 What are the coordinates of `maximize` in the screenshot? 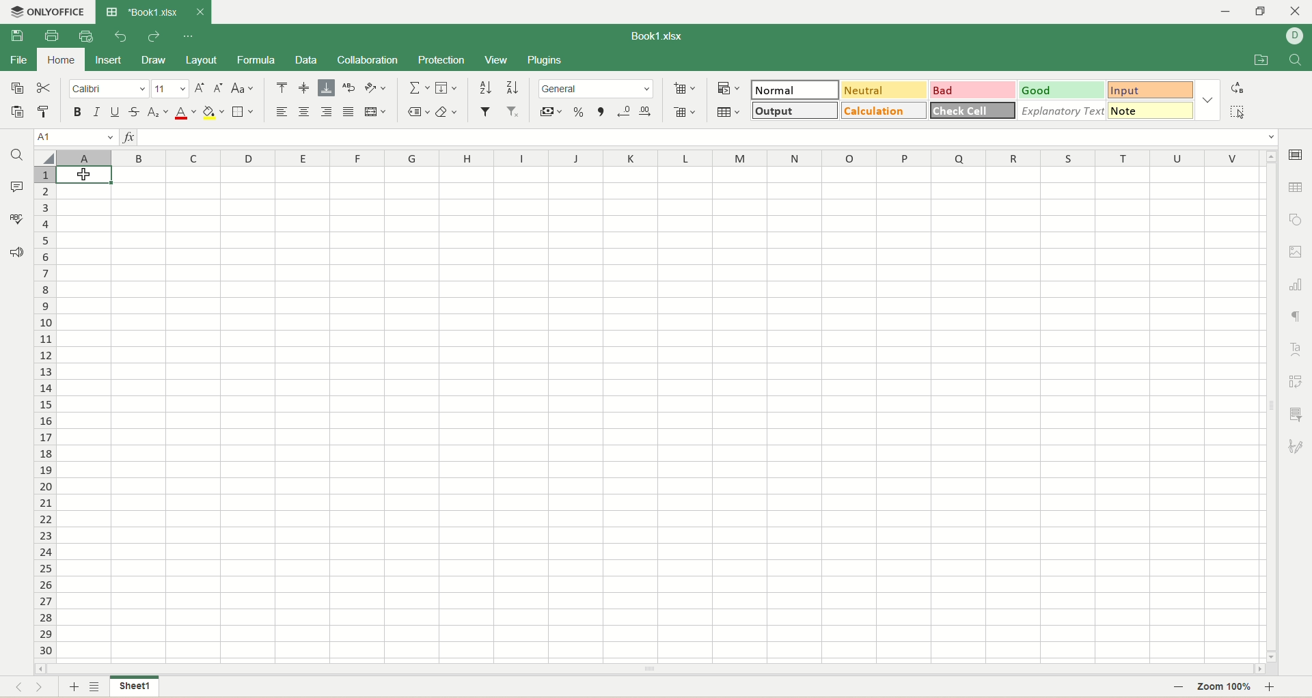 It's located at (1264, 10).